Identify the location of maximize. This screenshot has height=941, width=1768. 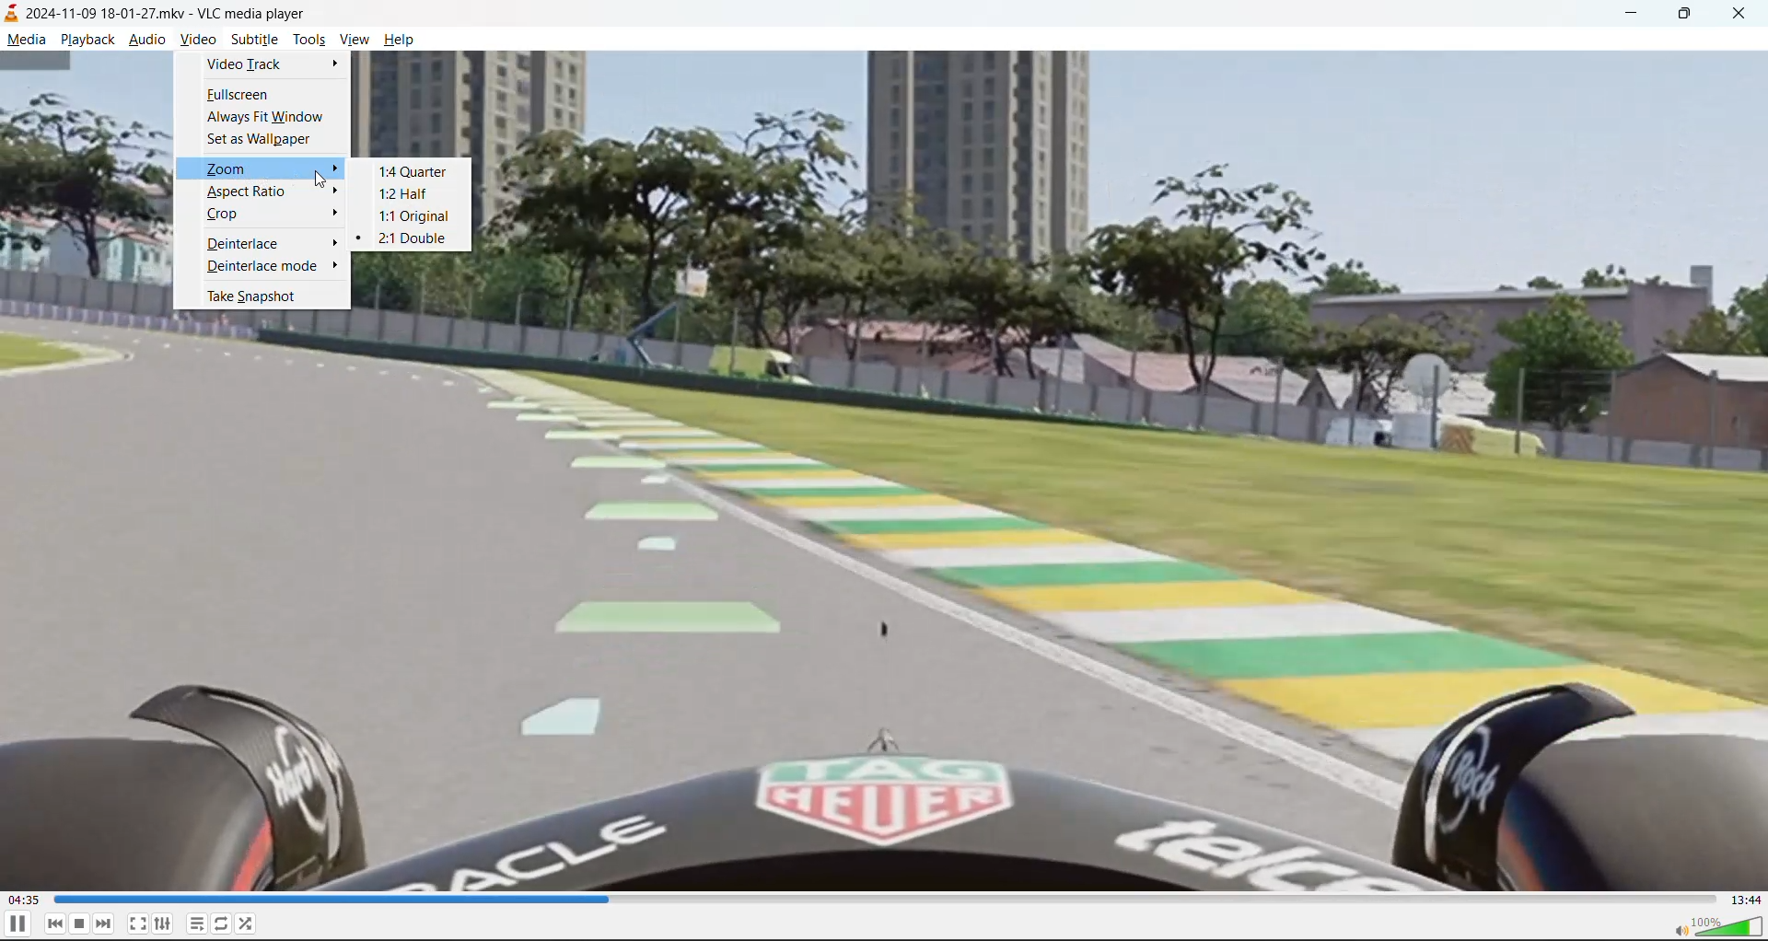
(1685, 15).